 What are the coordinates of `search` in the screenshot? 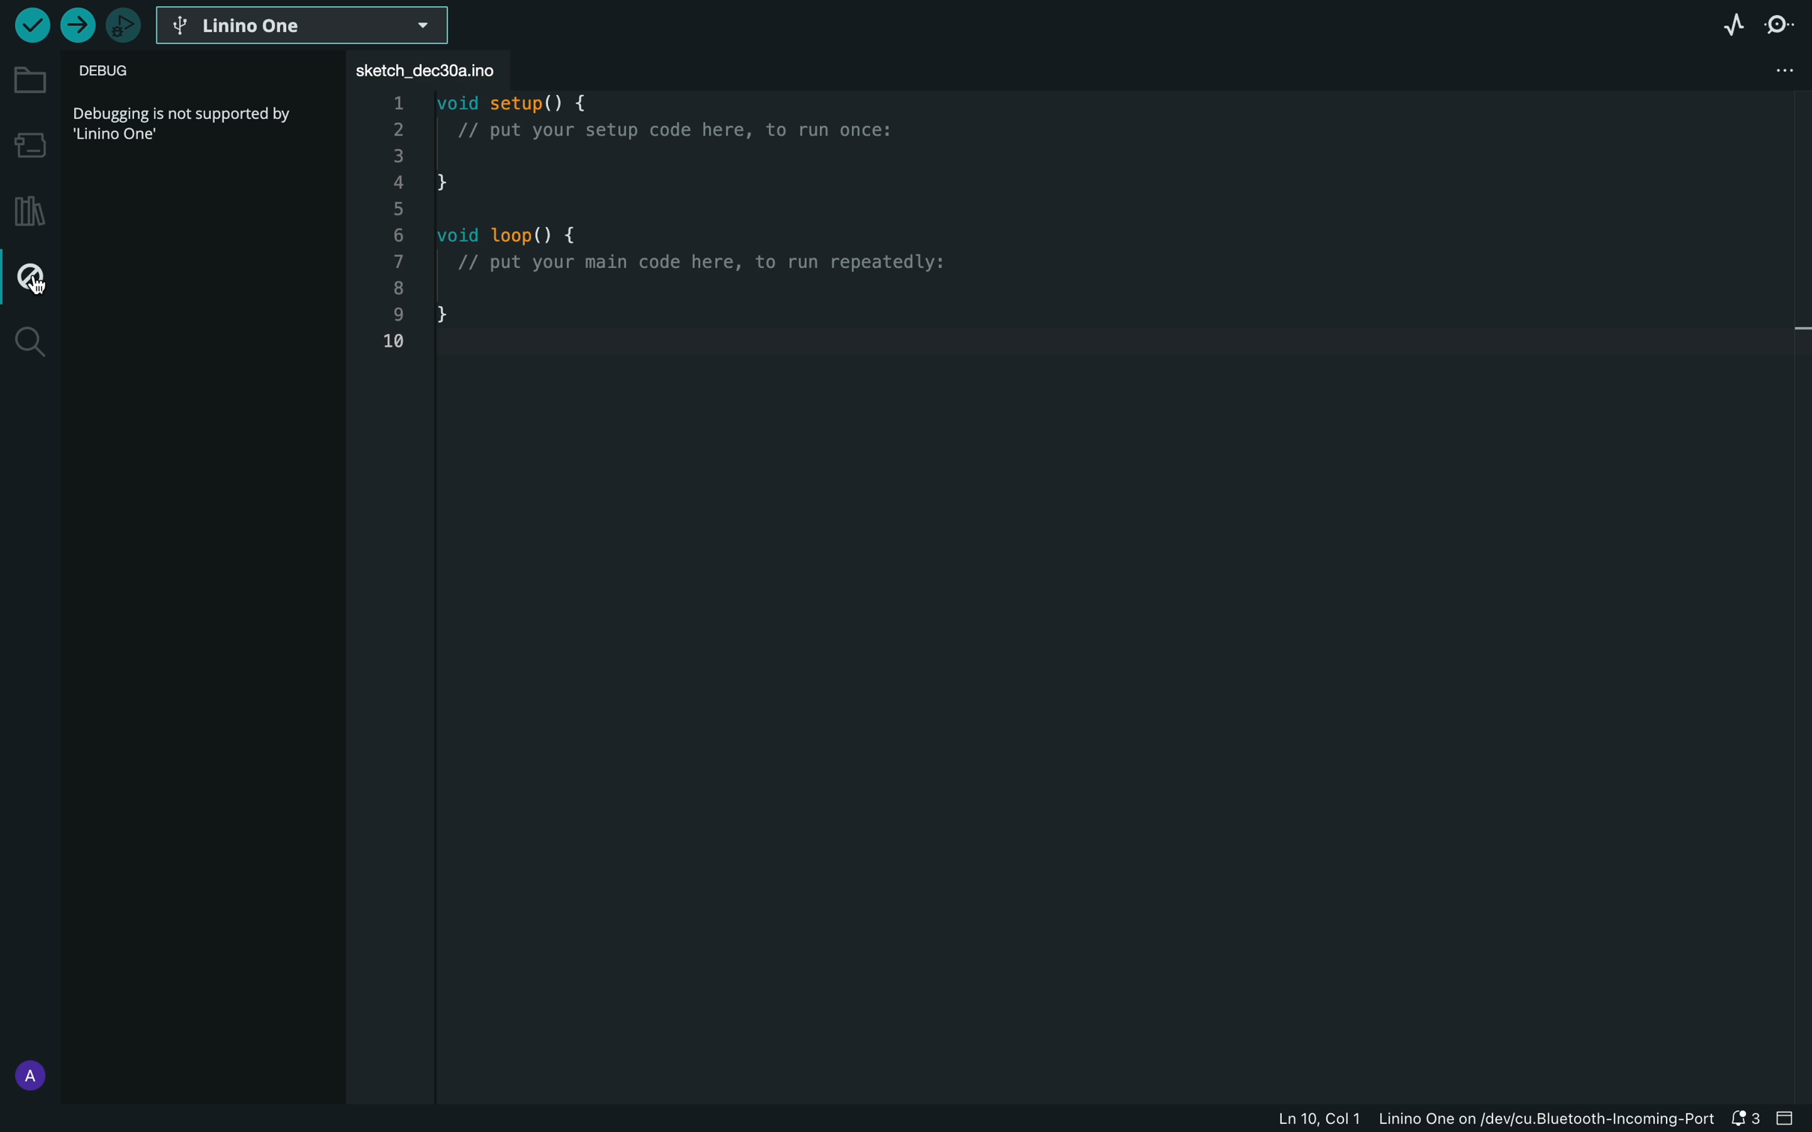 It's located at (26, 343).